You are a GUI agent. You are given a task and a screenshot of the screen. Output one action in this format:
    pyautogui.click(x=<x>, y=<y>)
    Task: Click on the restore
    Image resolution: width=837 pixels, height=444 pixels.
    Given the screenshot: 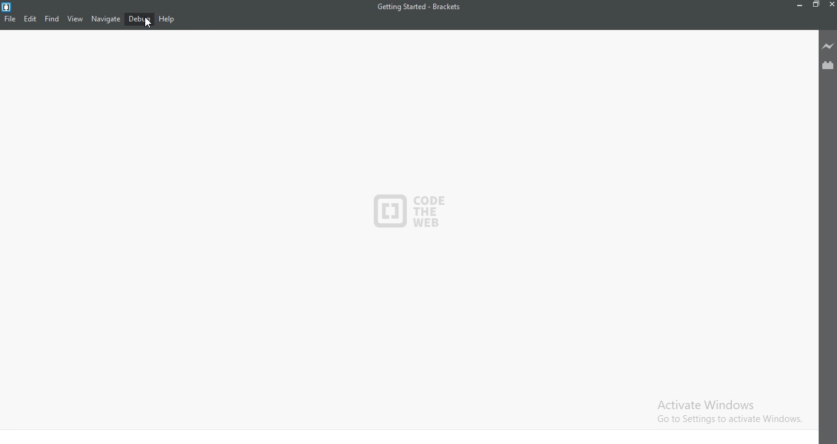 What is the action you would take?
    pyautogui.click(x=815, y=7)
    